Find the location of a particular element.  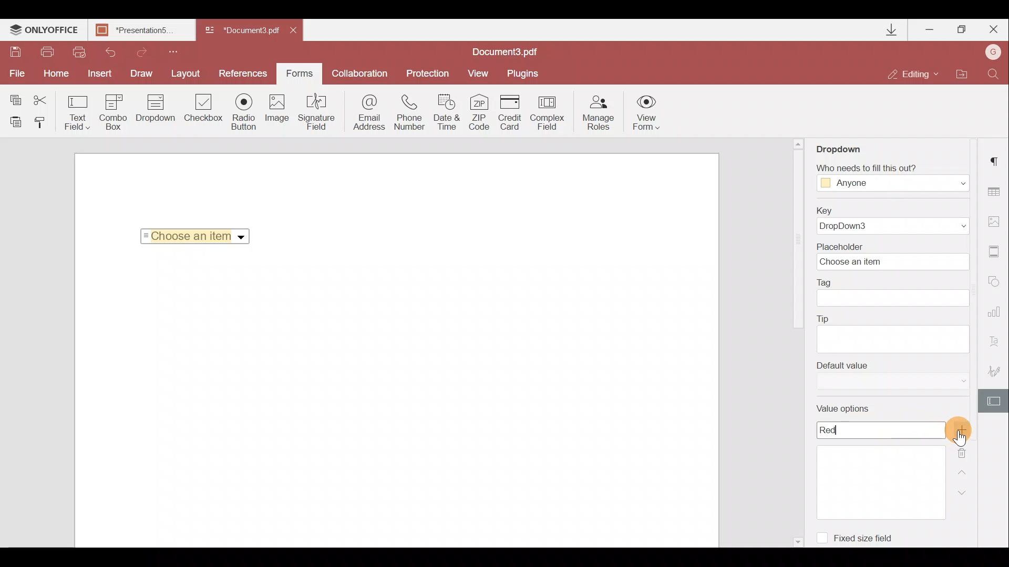

ZIP code is located at coordinates (481, 112).